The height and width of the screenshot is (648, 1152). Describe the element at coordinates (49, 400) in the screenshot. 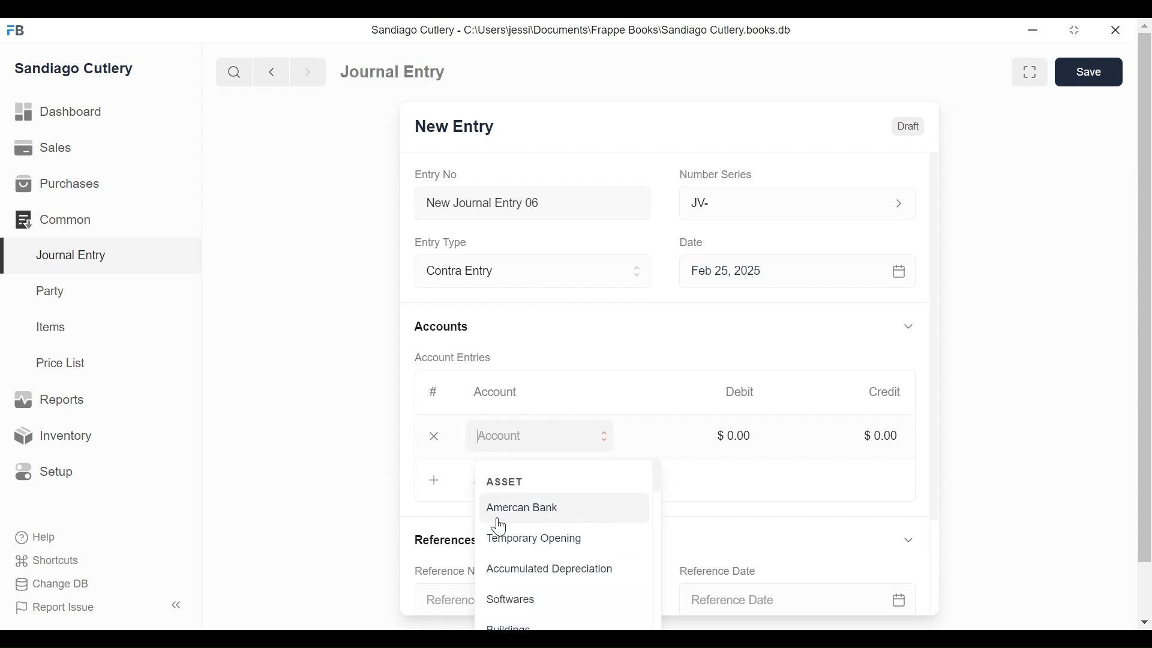

I see `Reports` at that location.